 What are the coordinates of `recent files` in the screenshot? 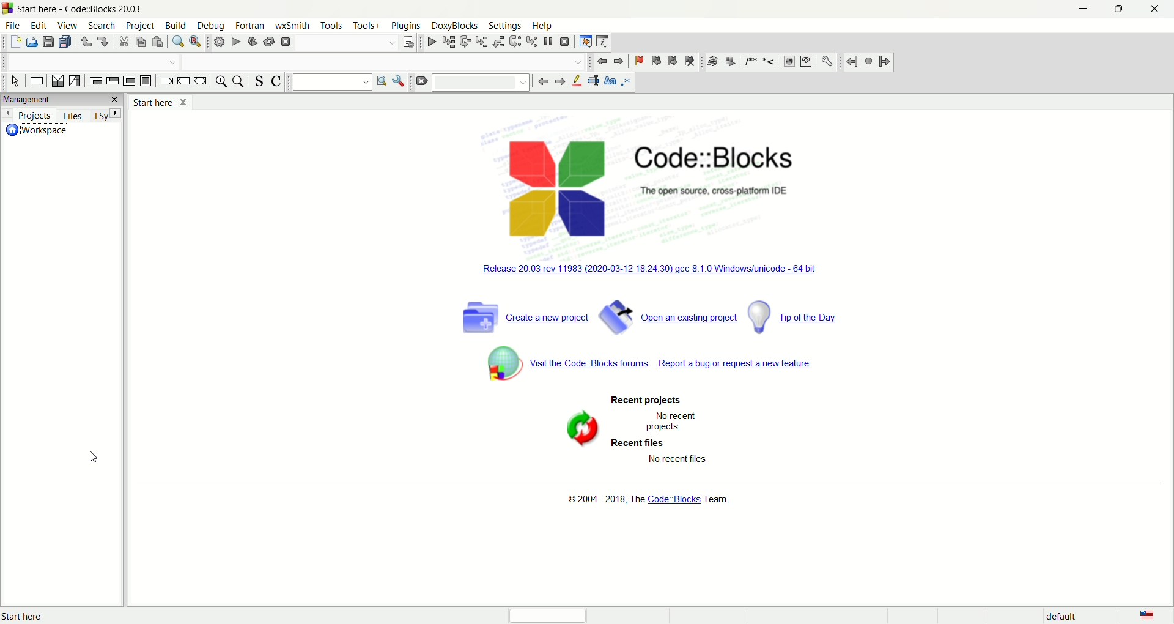 It's located at (641, 444).